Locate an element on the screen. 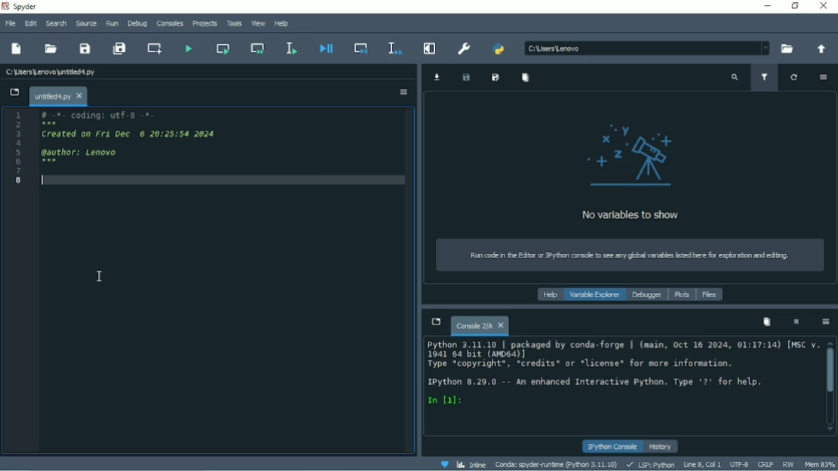 The height and width of the screenshot is (471, 838). Open file is located at coordinates (51, 49).